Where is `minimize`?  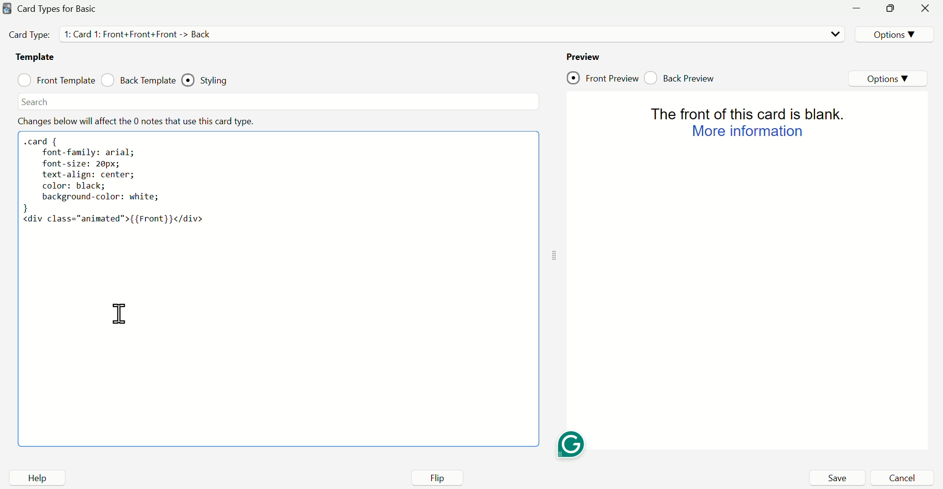
minimize is located at coordinates (890, 9).